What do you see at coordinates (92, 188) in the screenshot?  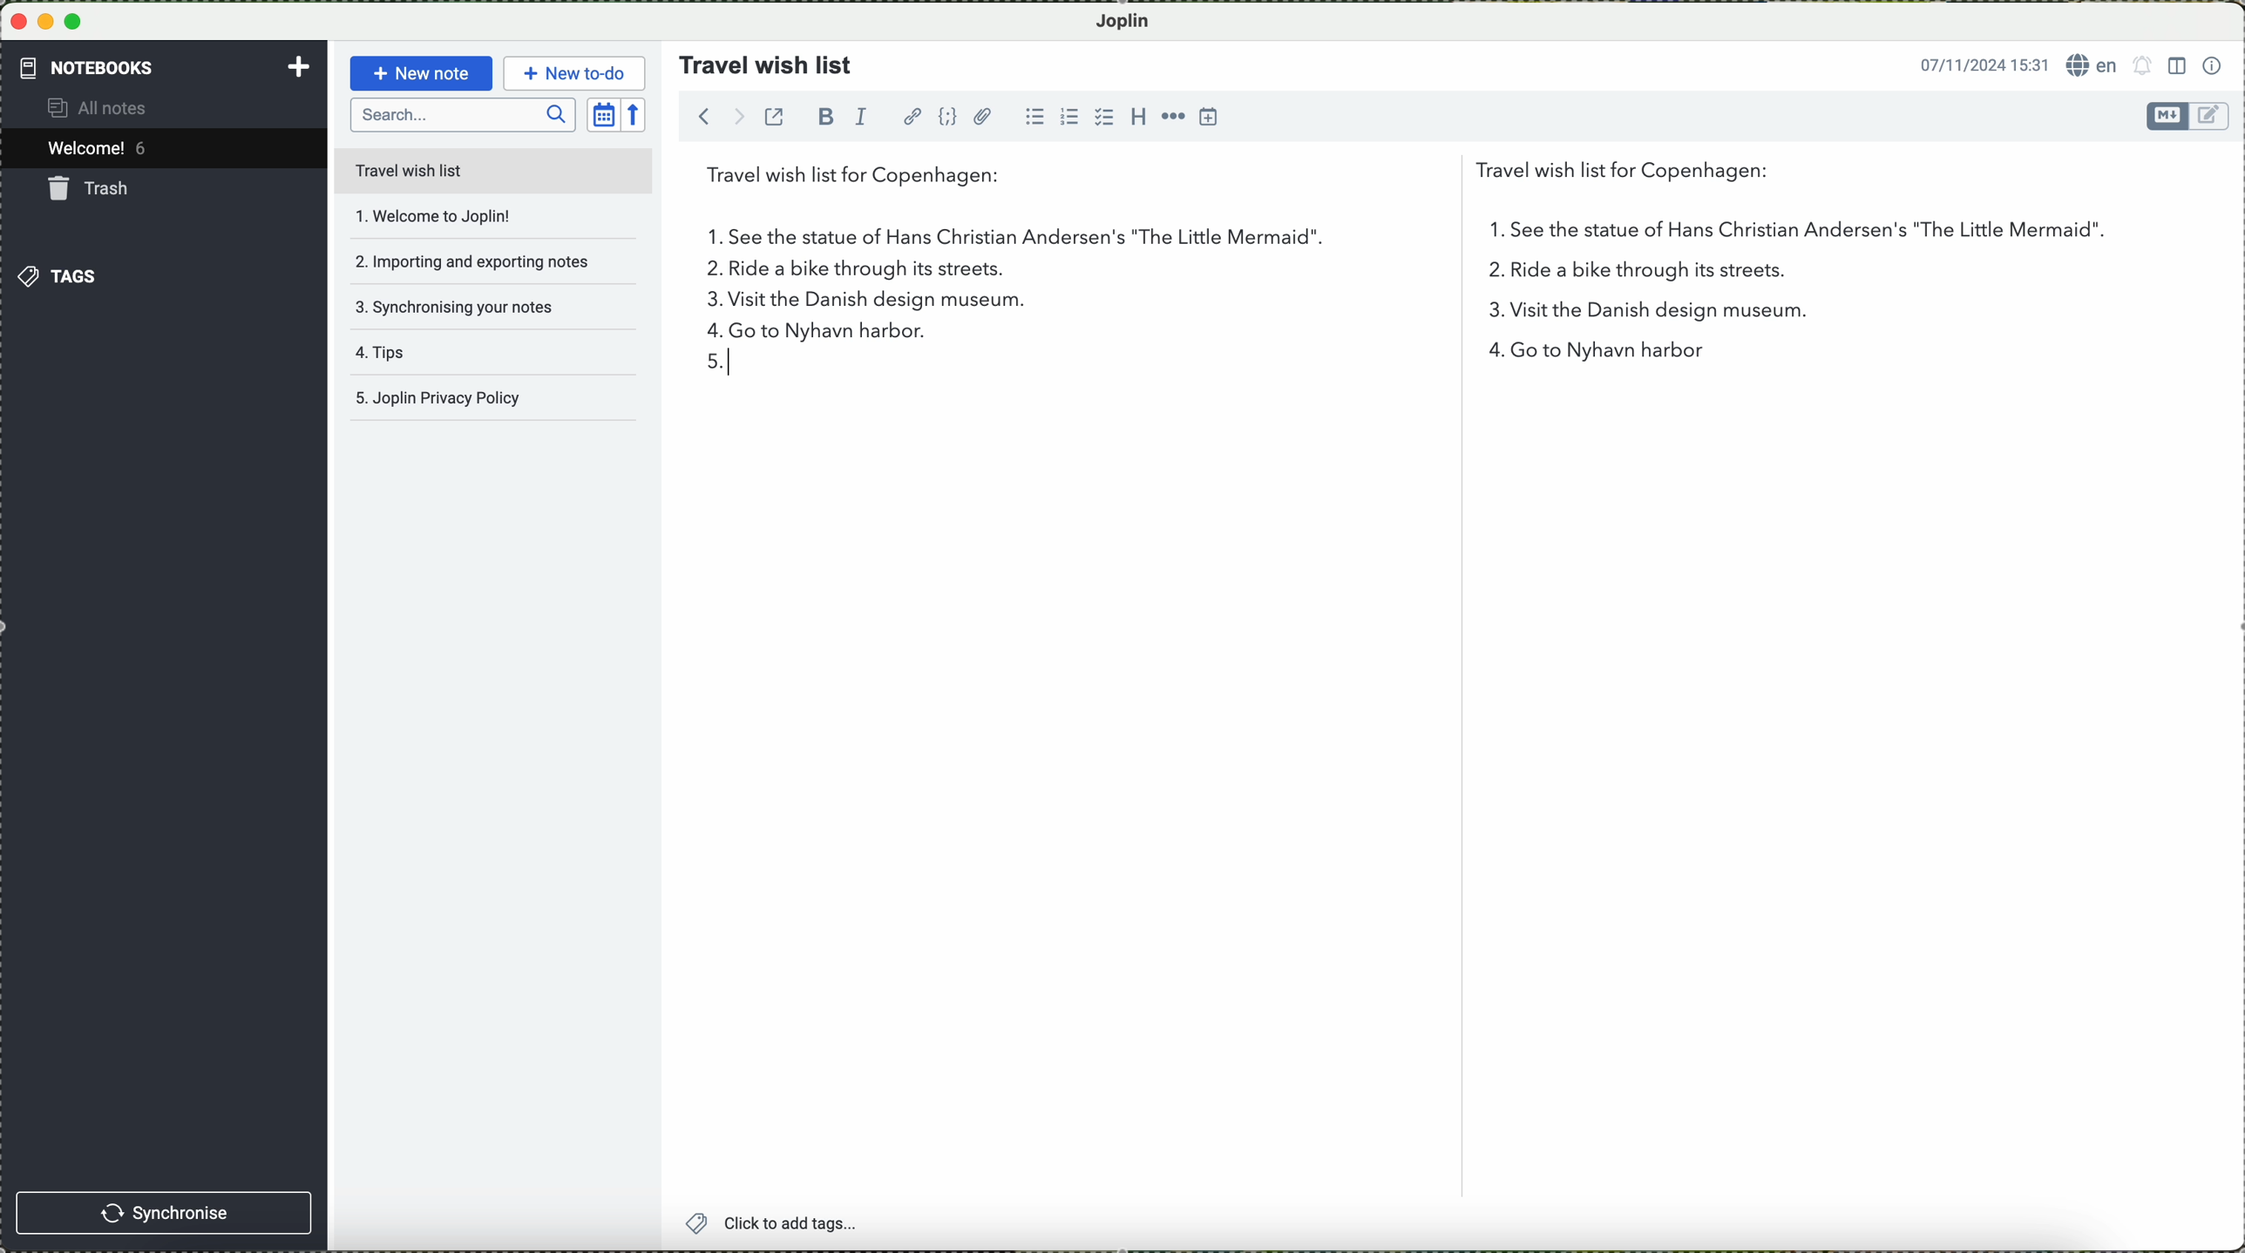 I see `trash` at bounding box center [92, 188].